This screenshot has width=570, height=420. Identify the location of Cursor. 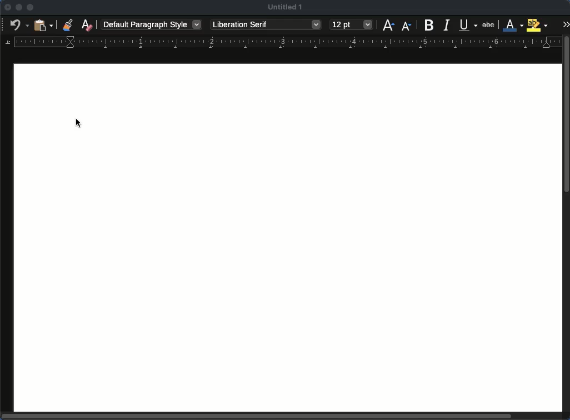
(78, 124).